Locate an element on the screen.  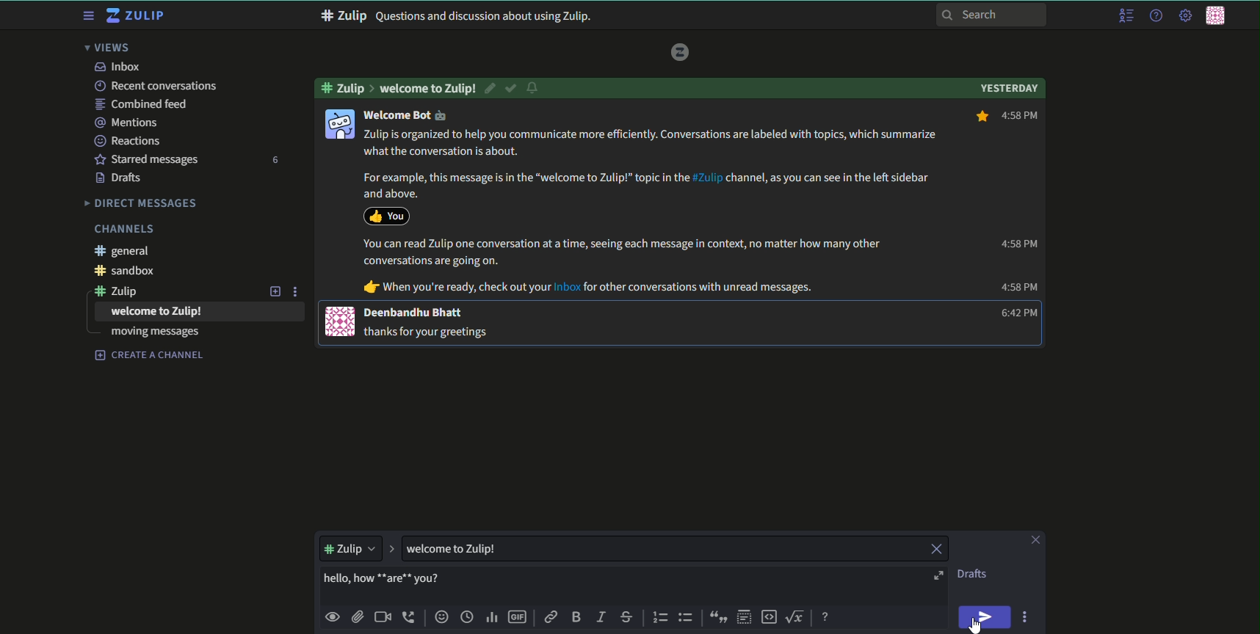
textbox is located at coordinates (469, 548).